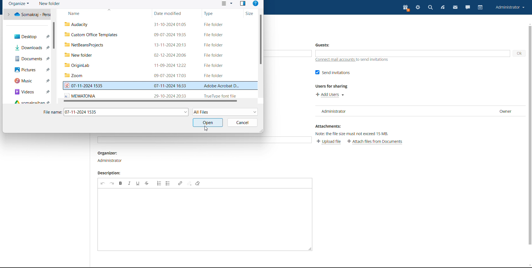 This screenshot has height=268, width=532. Describe the element at coordinates (150, 101) in the screenshot. I see `s` at that location.